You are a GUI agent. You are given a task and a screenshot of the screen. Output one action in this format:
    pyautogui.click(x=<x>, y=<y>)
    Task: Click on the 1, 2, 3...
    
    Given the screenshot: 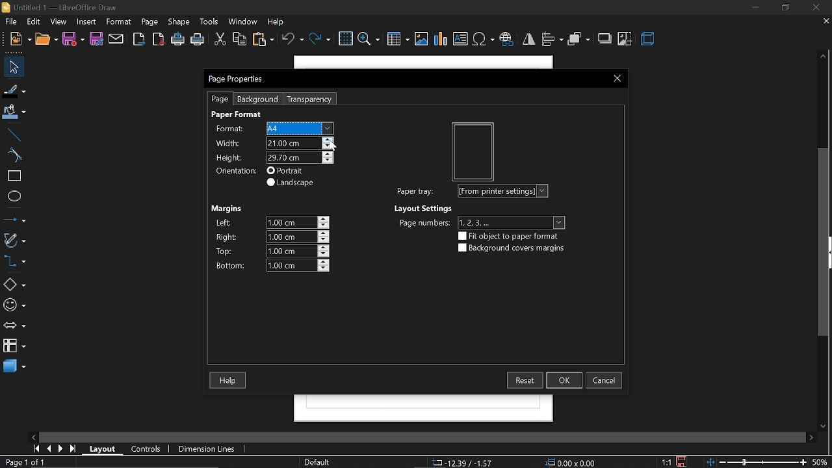 What is the action you would take?
    pyautogui.click(x=511, y=222)
    